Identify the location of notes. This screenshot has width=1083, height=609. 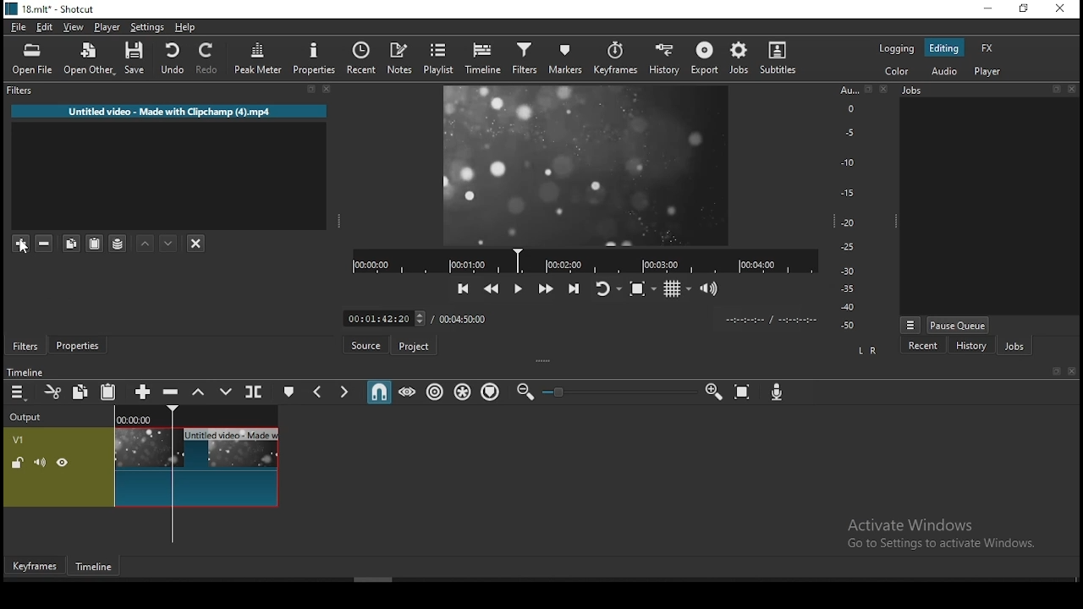
(400, 59).